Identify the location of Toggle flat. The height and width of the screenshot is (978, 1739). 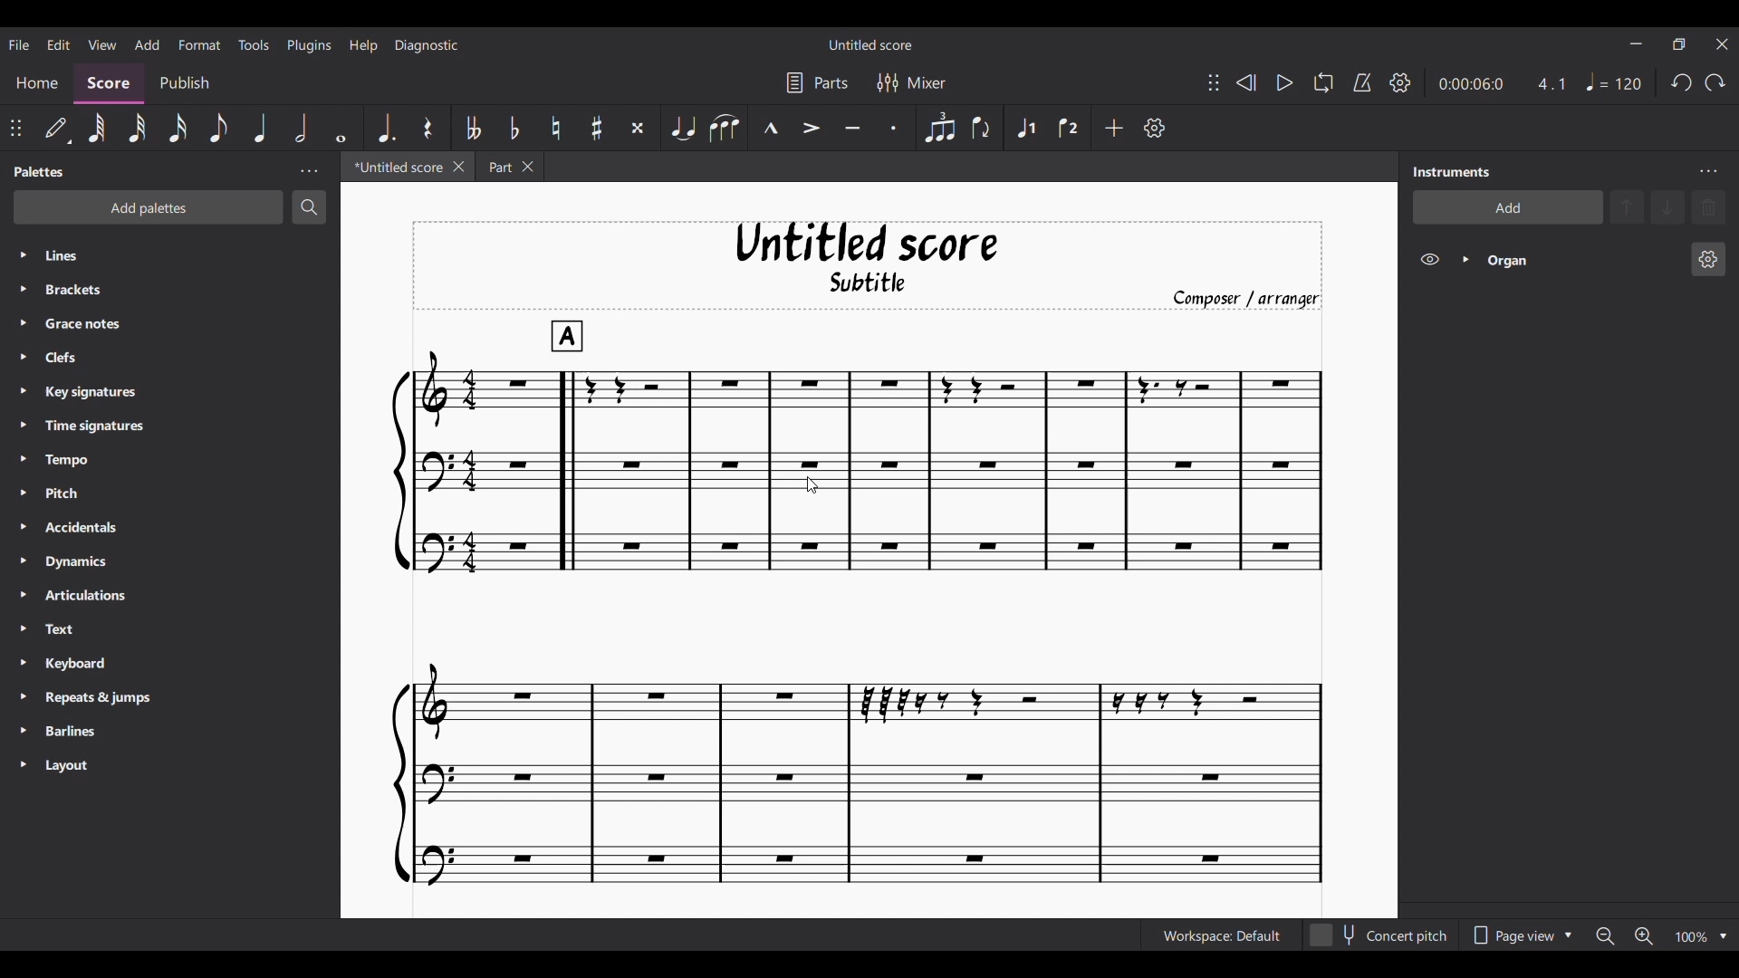
(514, 128).